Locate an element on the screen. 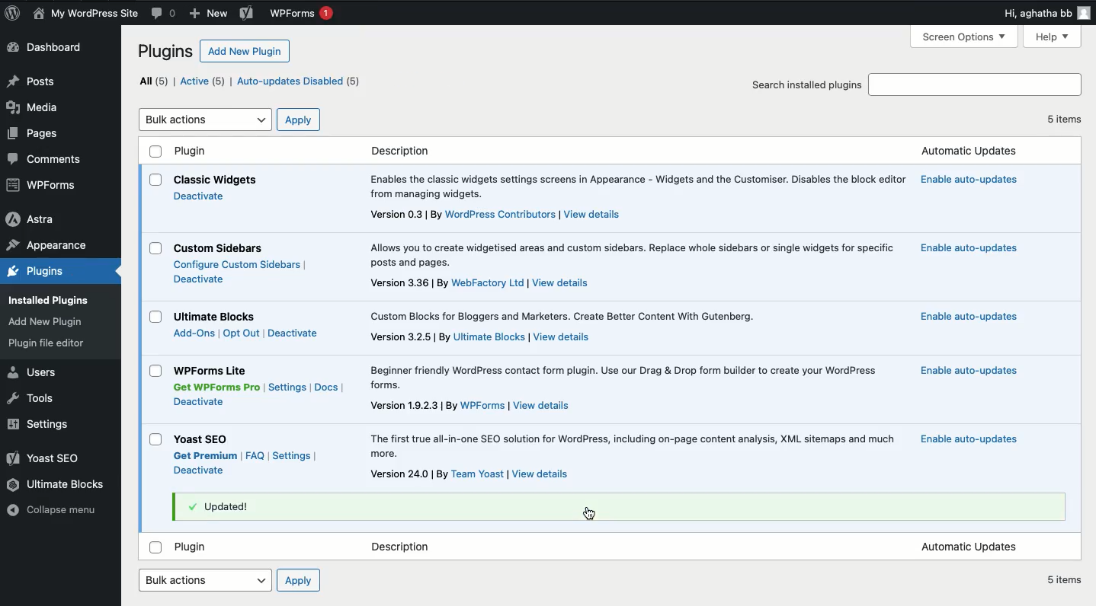 The height and width of the screenshot is (606, 1096). Checkbox is located at coordinates (155, 371).